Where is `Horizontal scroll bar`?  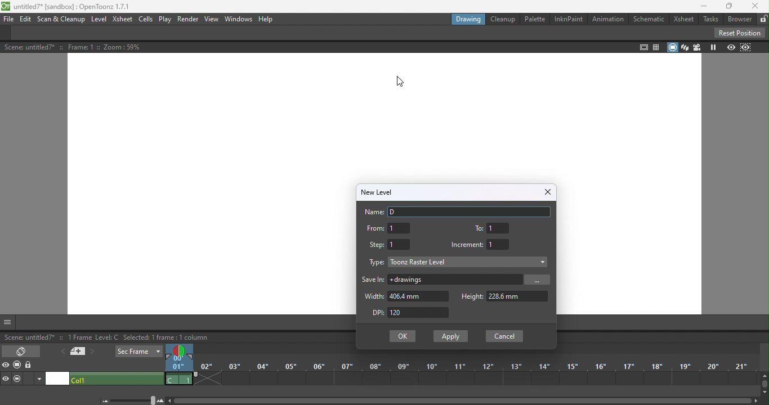 Horizontal scroll bar is located at coordinates (466, 400).